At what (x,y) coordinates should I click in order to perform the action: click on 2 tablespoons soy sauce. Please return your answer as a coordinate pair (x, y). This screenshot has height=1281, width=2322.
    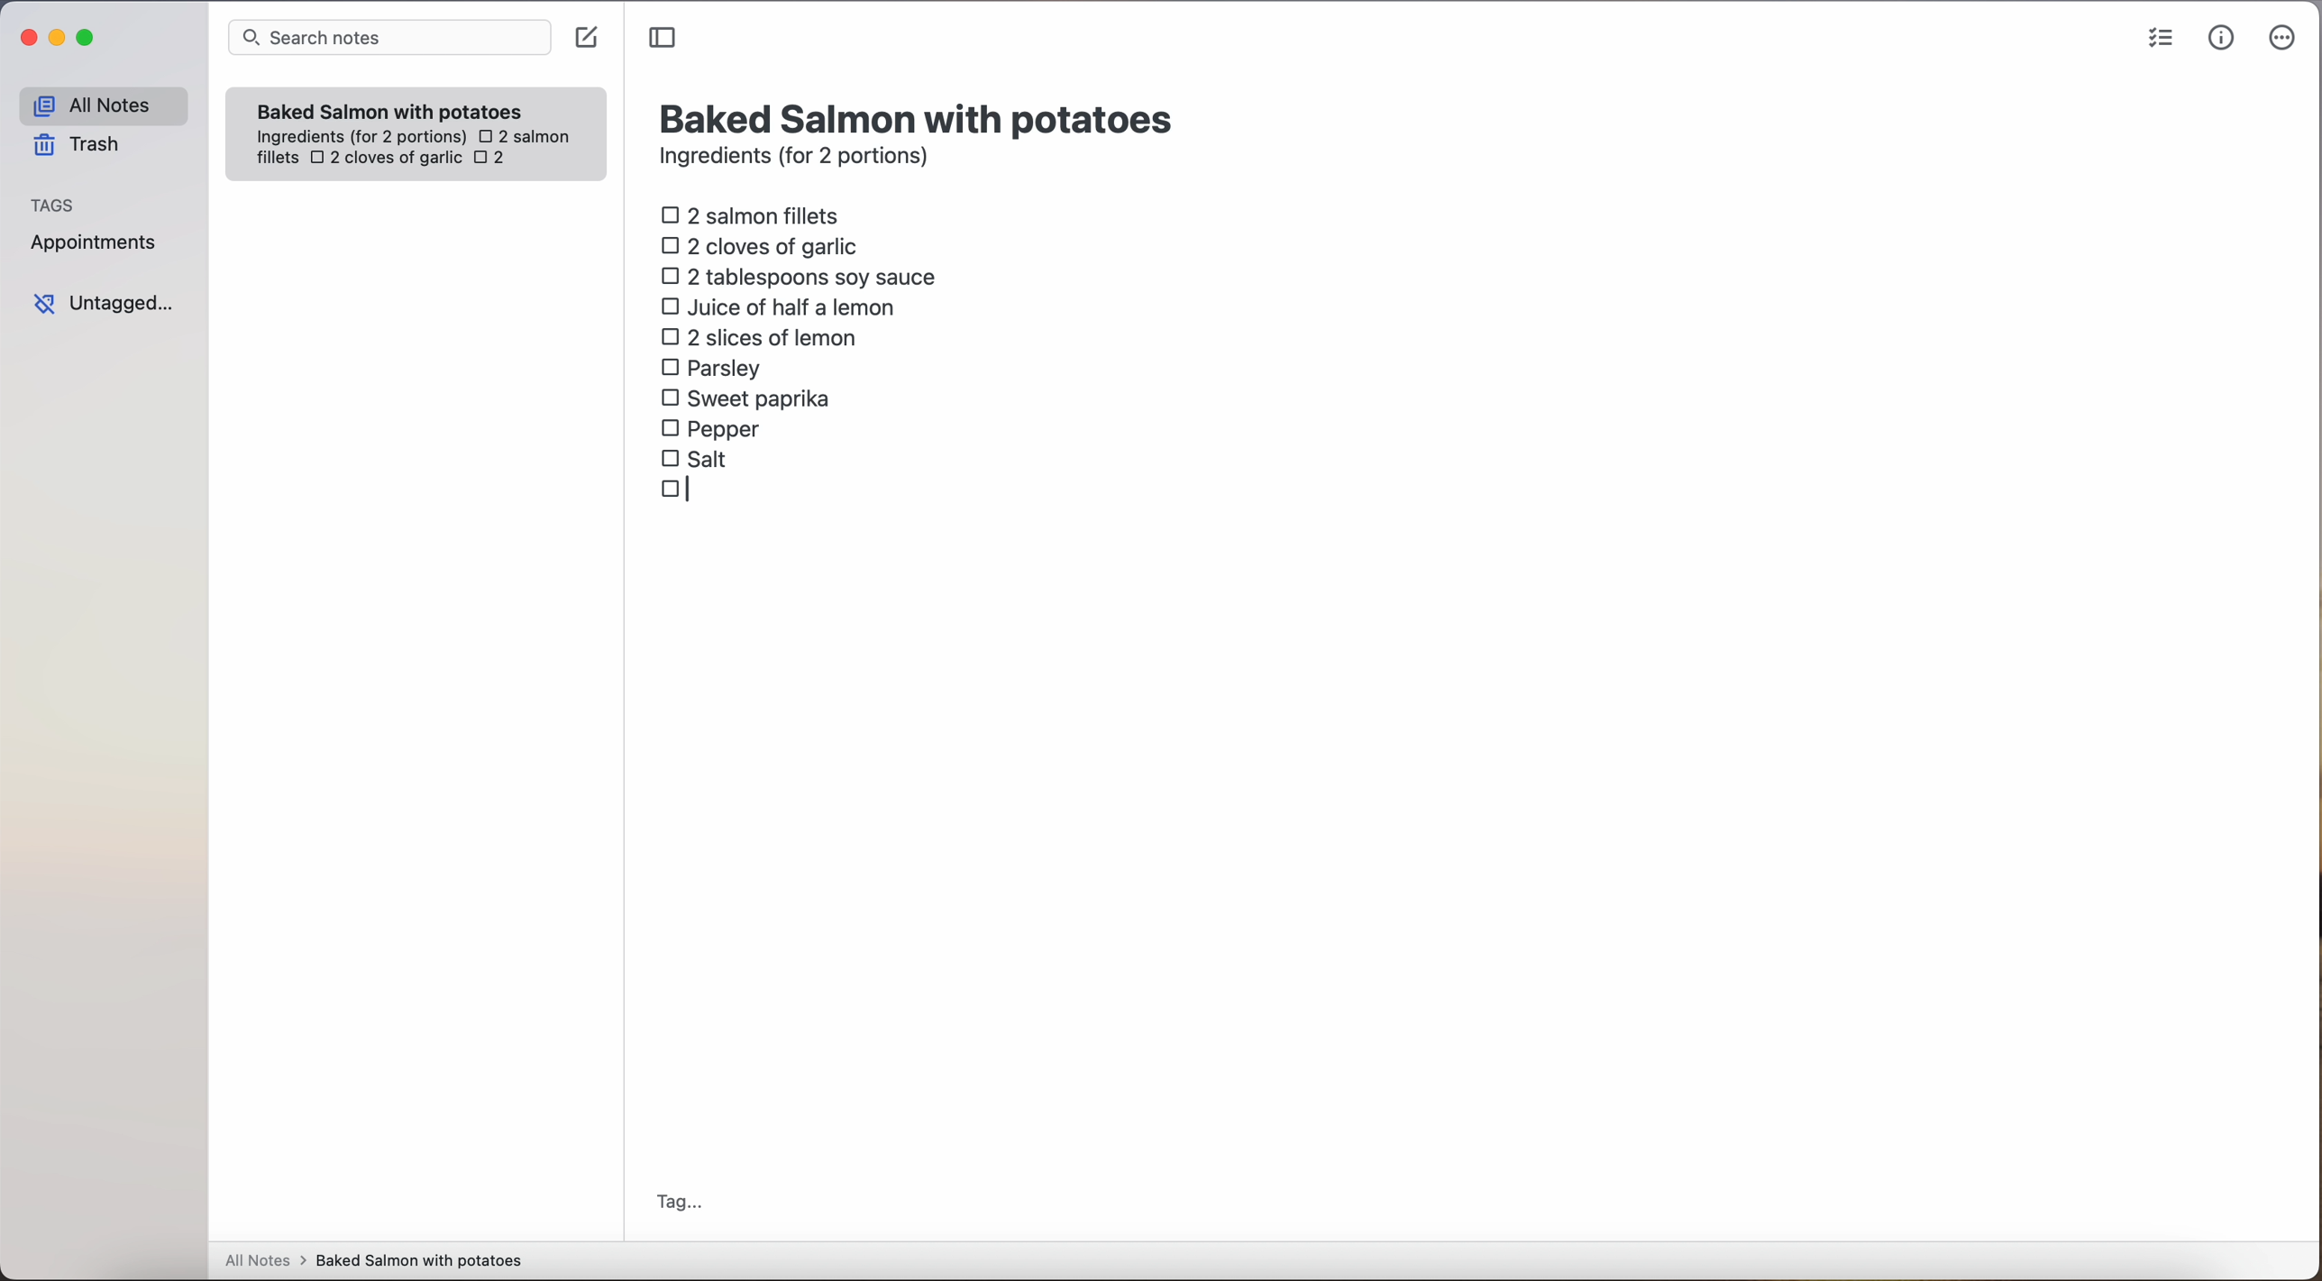
    Looking at the image, I should click on (798, 276).